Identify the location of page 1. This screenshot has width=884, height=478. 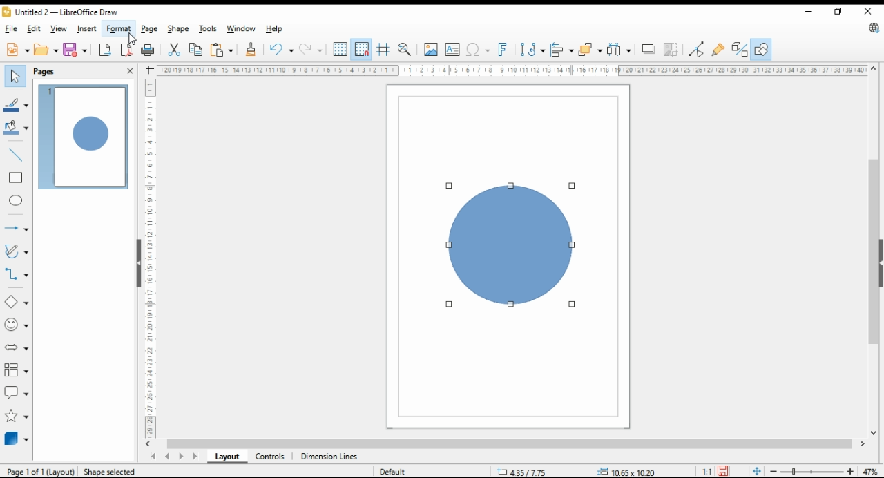
(85, 137).